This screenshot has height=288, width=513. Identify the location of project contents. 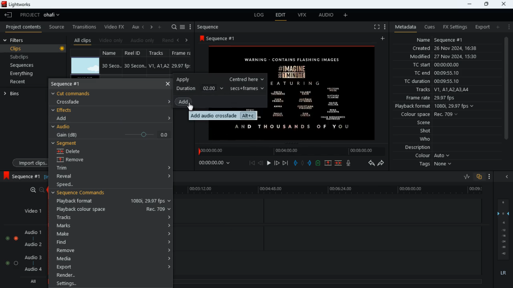
(24, 27).